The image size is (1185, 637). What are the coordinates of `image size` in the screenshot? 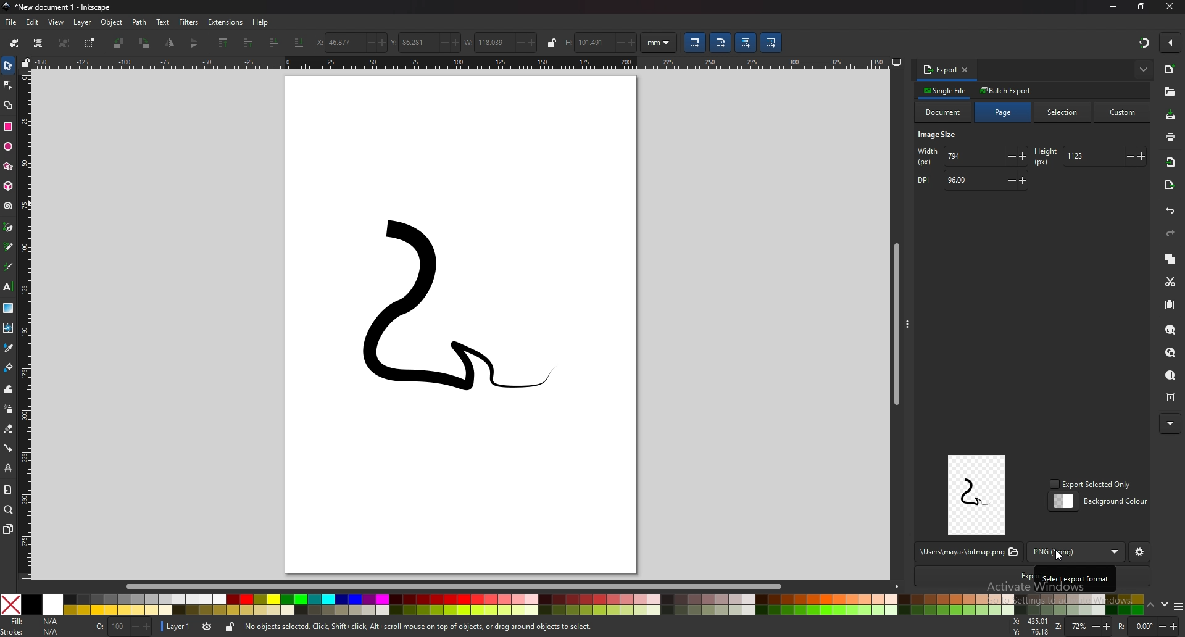 It's located at (940, 136).